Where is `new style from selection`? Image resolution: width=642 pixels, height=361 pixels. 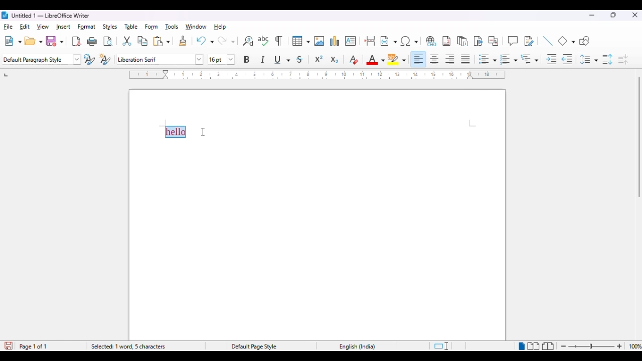
new style from selection is located at coordinates (105, 59).